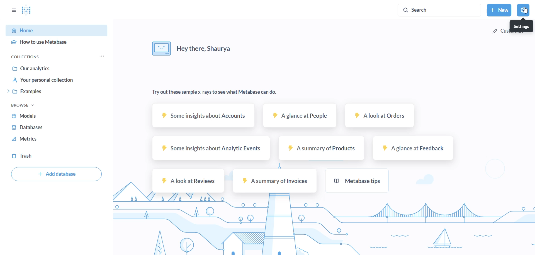 The image size is (535, 255). I want to click on A summary of products, so click(320, 149).